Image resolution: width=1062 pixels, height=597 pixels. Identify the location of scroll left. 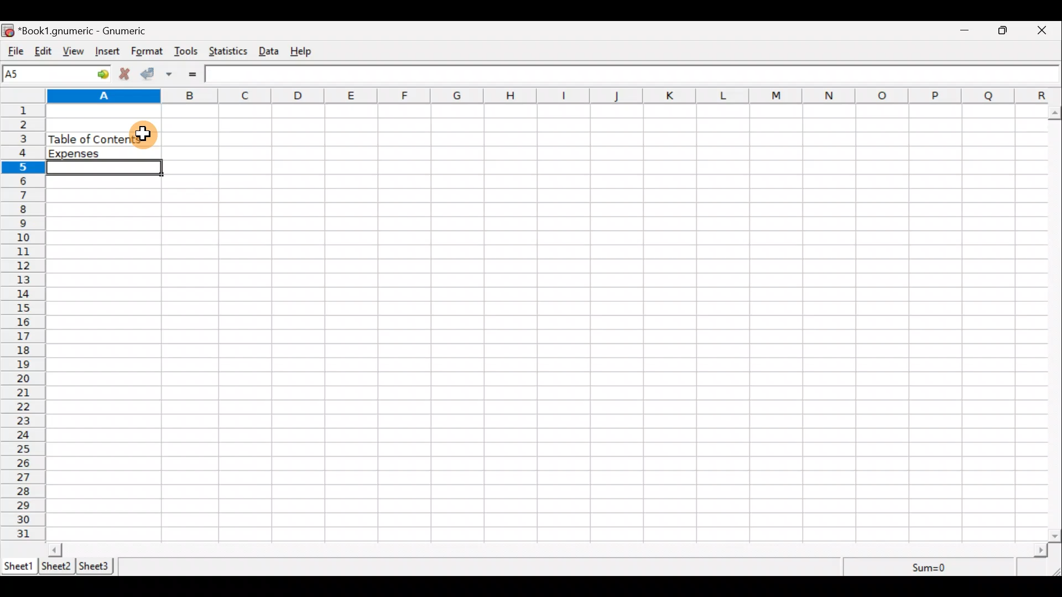
(55, 549).